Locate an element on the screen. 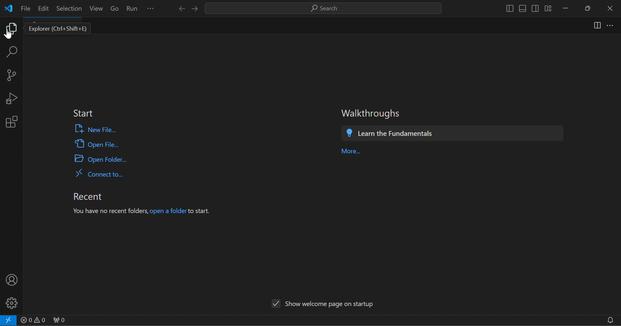  minimize is located at coordinates (569, 10).